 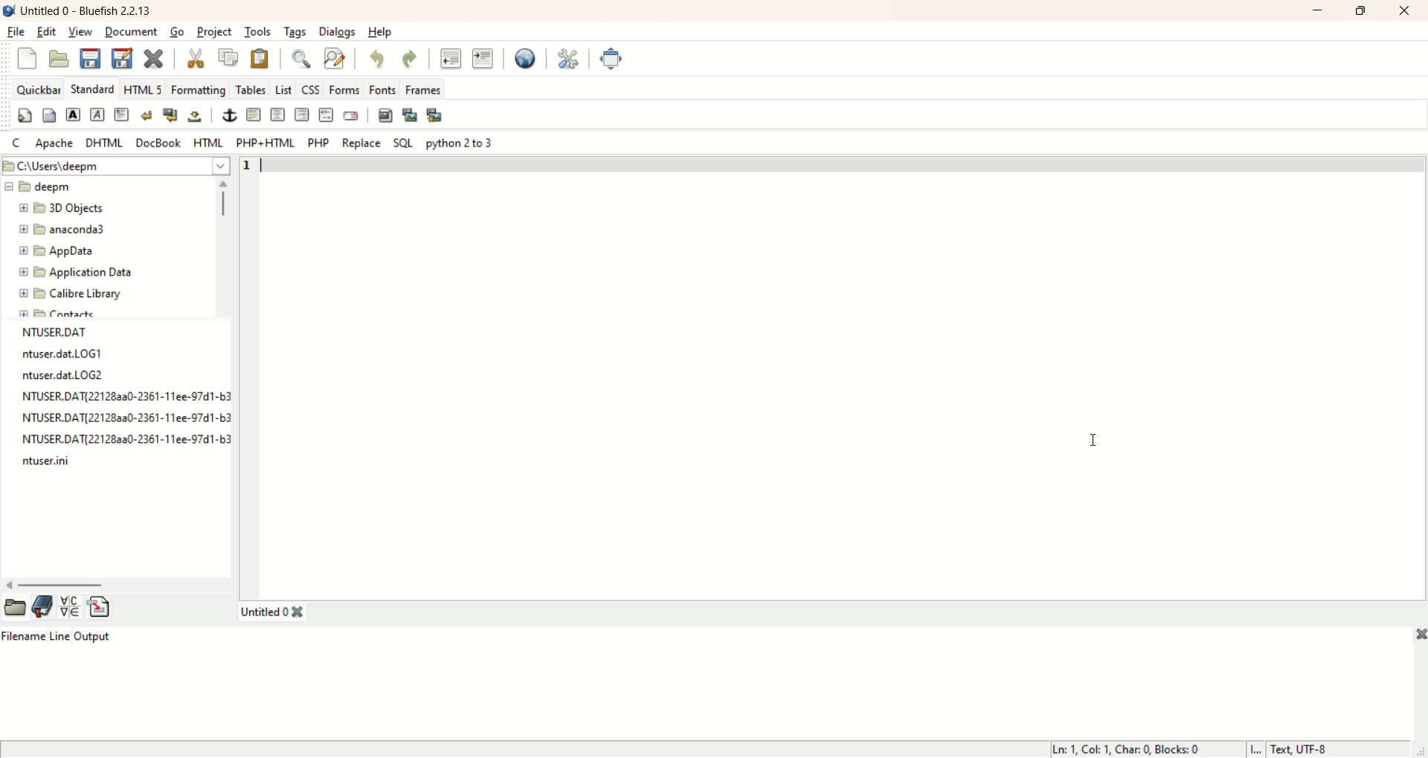 I want to click on fonts, so click(x=382, y=89).